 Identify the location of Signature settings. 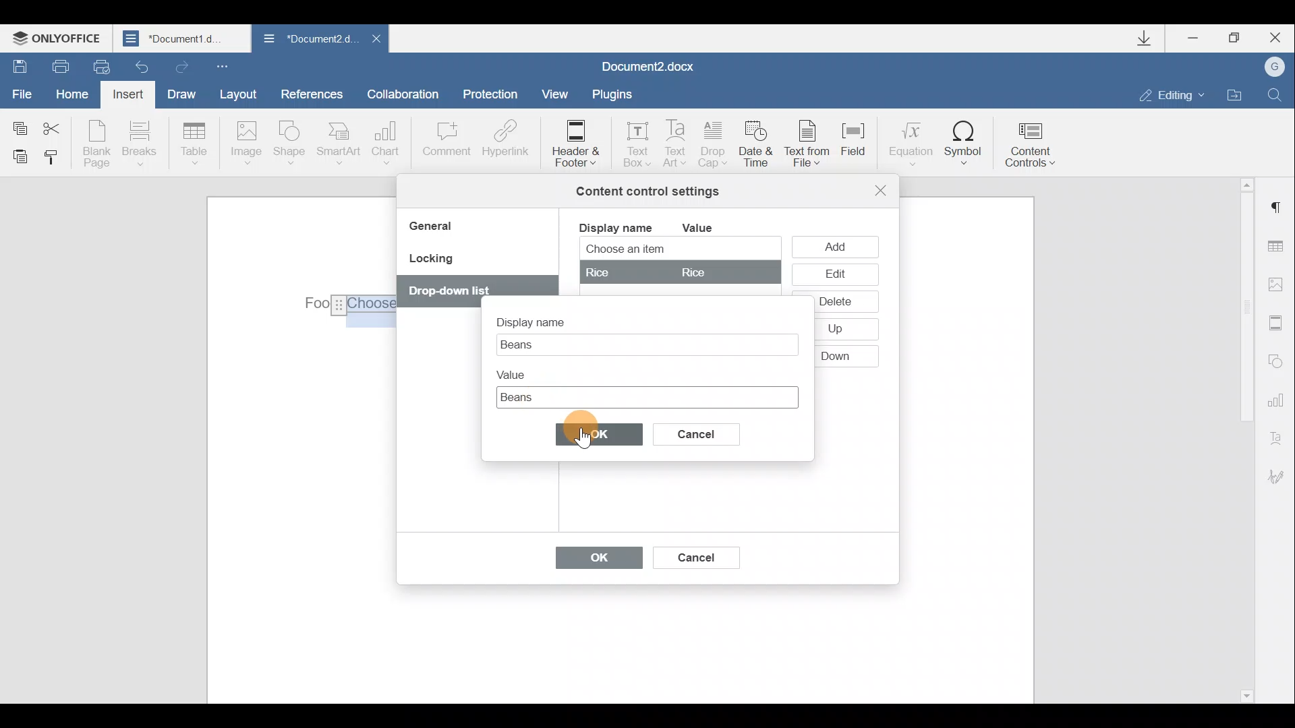
(1282, 477).